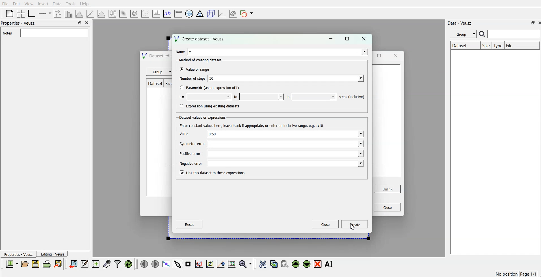 Image resolution: width=541 pixels, height=277 pixels. I want to click on close, so click(538, 23).